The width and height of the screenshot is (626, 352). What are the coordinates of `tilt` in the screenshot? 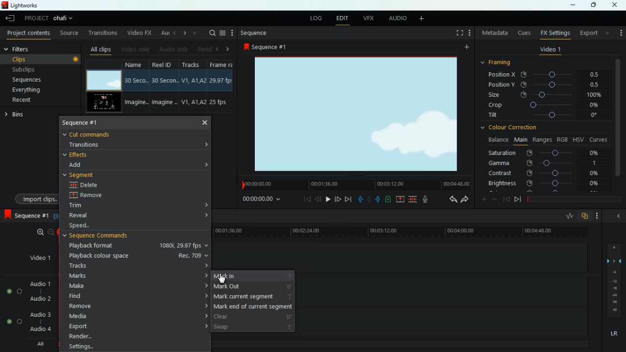 It's located at (544, 116).